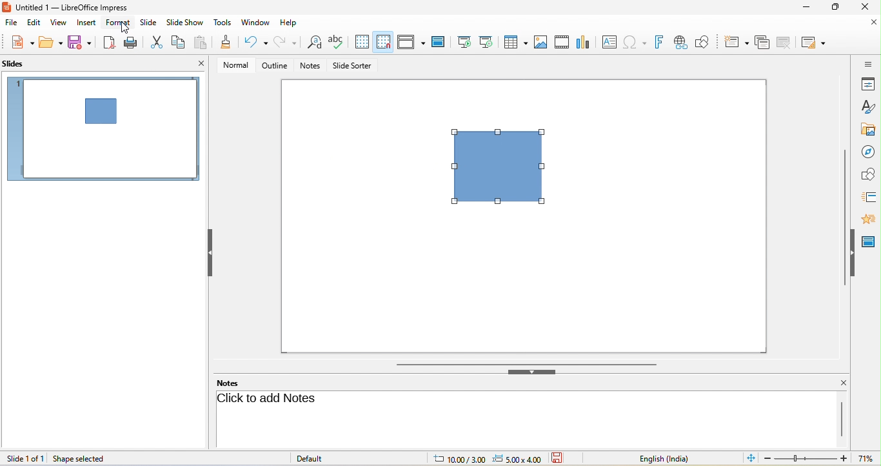 The height and width of the screenshot is (466, 881). What do you see at coordinates (610, 41) in the screenshot?
I see `text box` at bounding box center [610, 41].